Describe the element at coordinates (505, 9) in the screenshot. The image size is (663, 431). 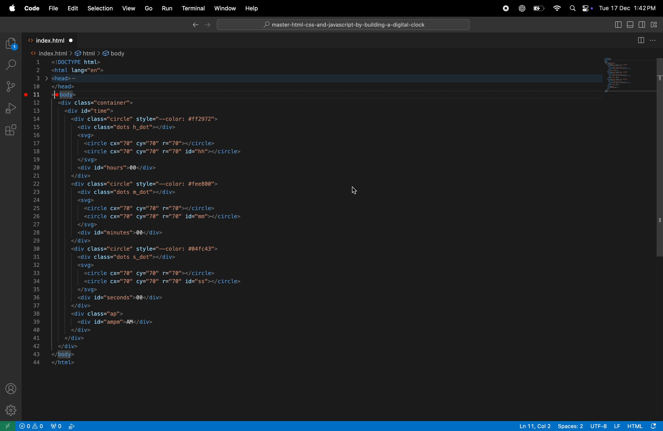
I see `record` at that location.